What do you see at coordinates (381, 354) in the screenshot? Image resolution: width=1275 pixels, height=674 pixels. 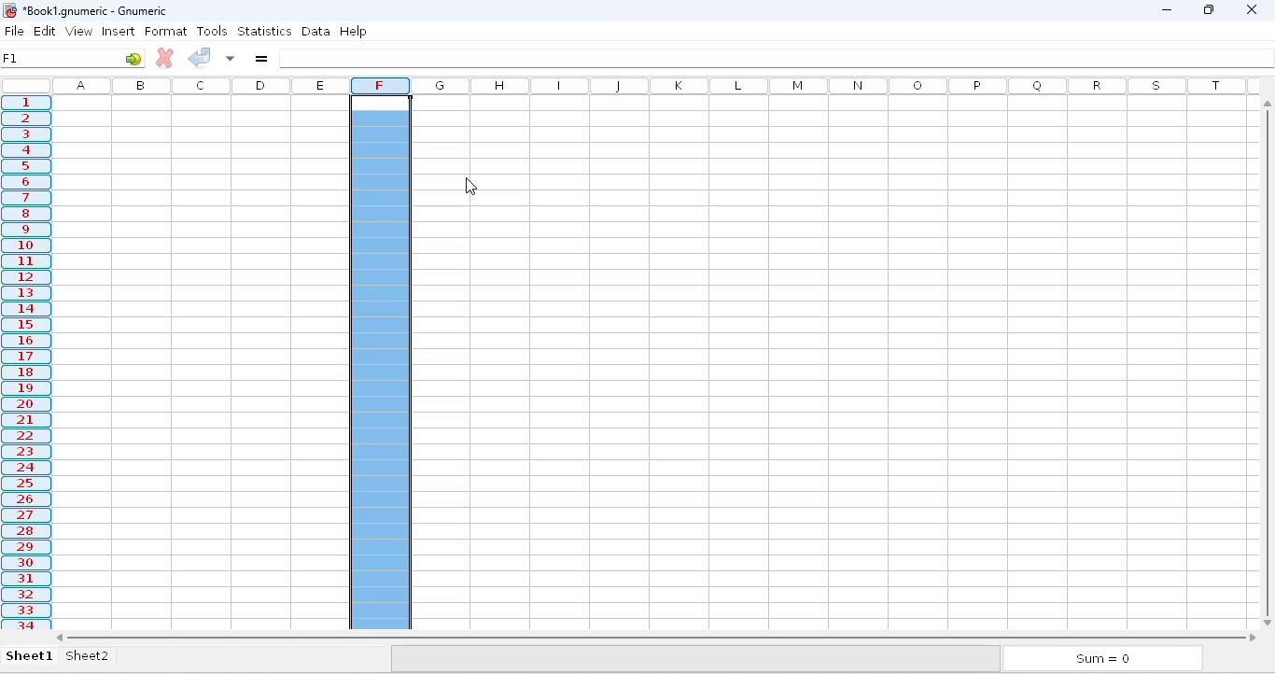 I see `page break added to the left column F1` at bounding box center [381, 354].